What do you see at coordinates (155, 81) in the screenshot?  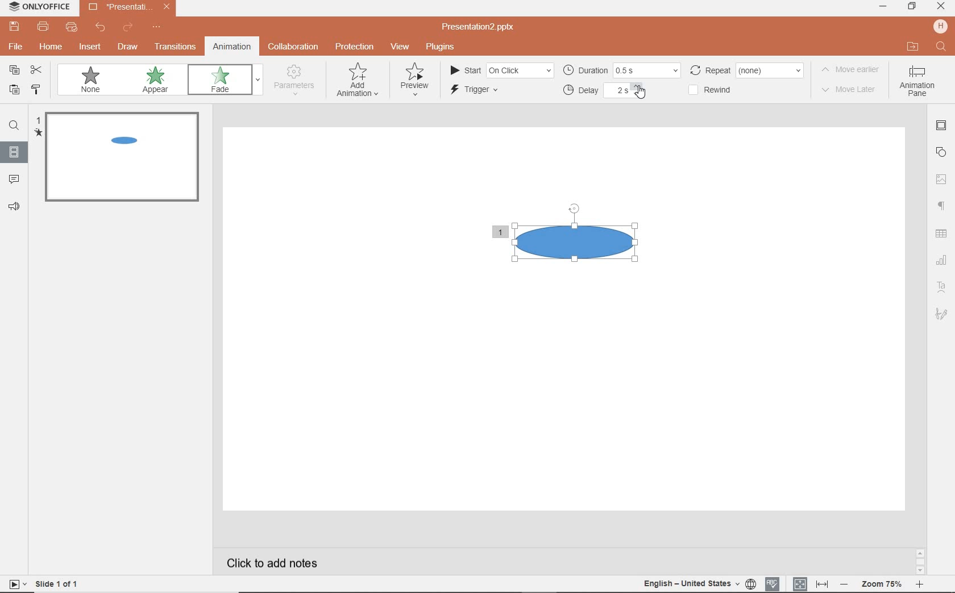 I see `appear` at bounding box center [155, 81].